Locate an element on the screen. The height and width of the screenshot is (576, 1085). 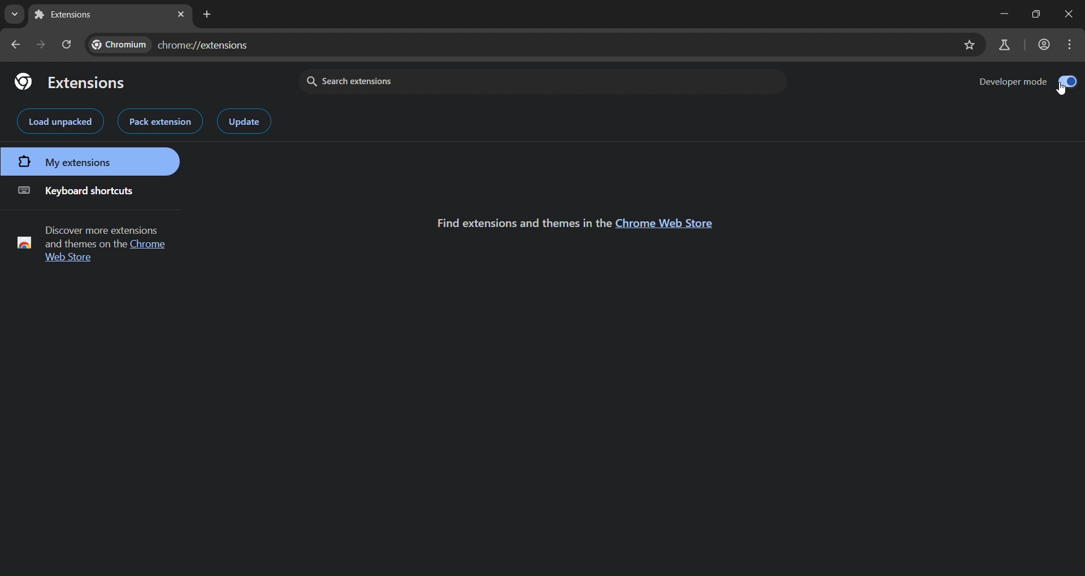
new tab is located at coordinates (208, 15).